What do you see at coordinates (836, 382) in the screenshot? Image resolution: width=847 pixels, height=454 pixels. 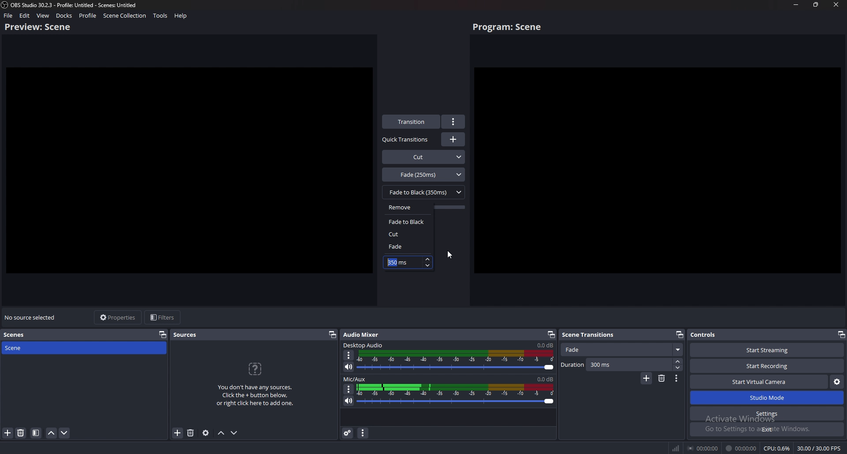 I see `Configure virtual camera` at bounding box center [836, 382].